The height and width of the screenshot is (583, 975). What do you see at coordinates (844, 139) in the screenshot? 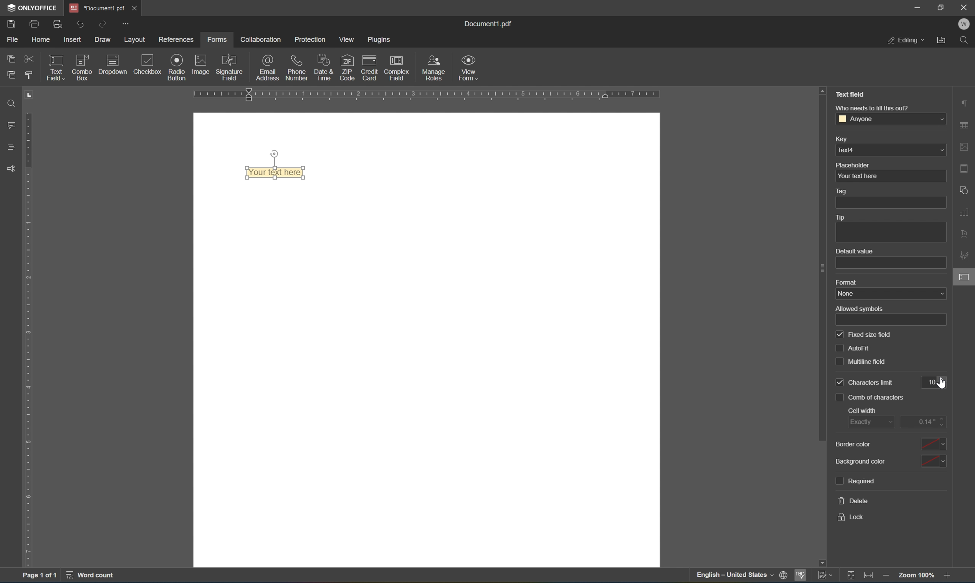
I see `key` at bounding box center [844, 139].